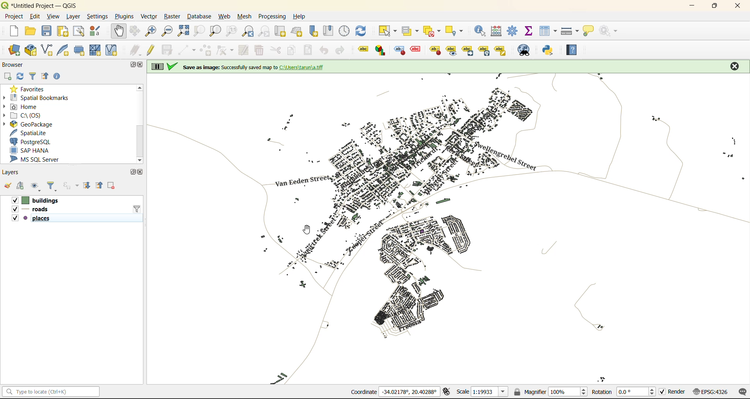  Describe the element at coordinates (139, 172) in the screenshot. I see `close` at that location.